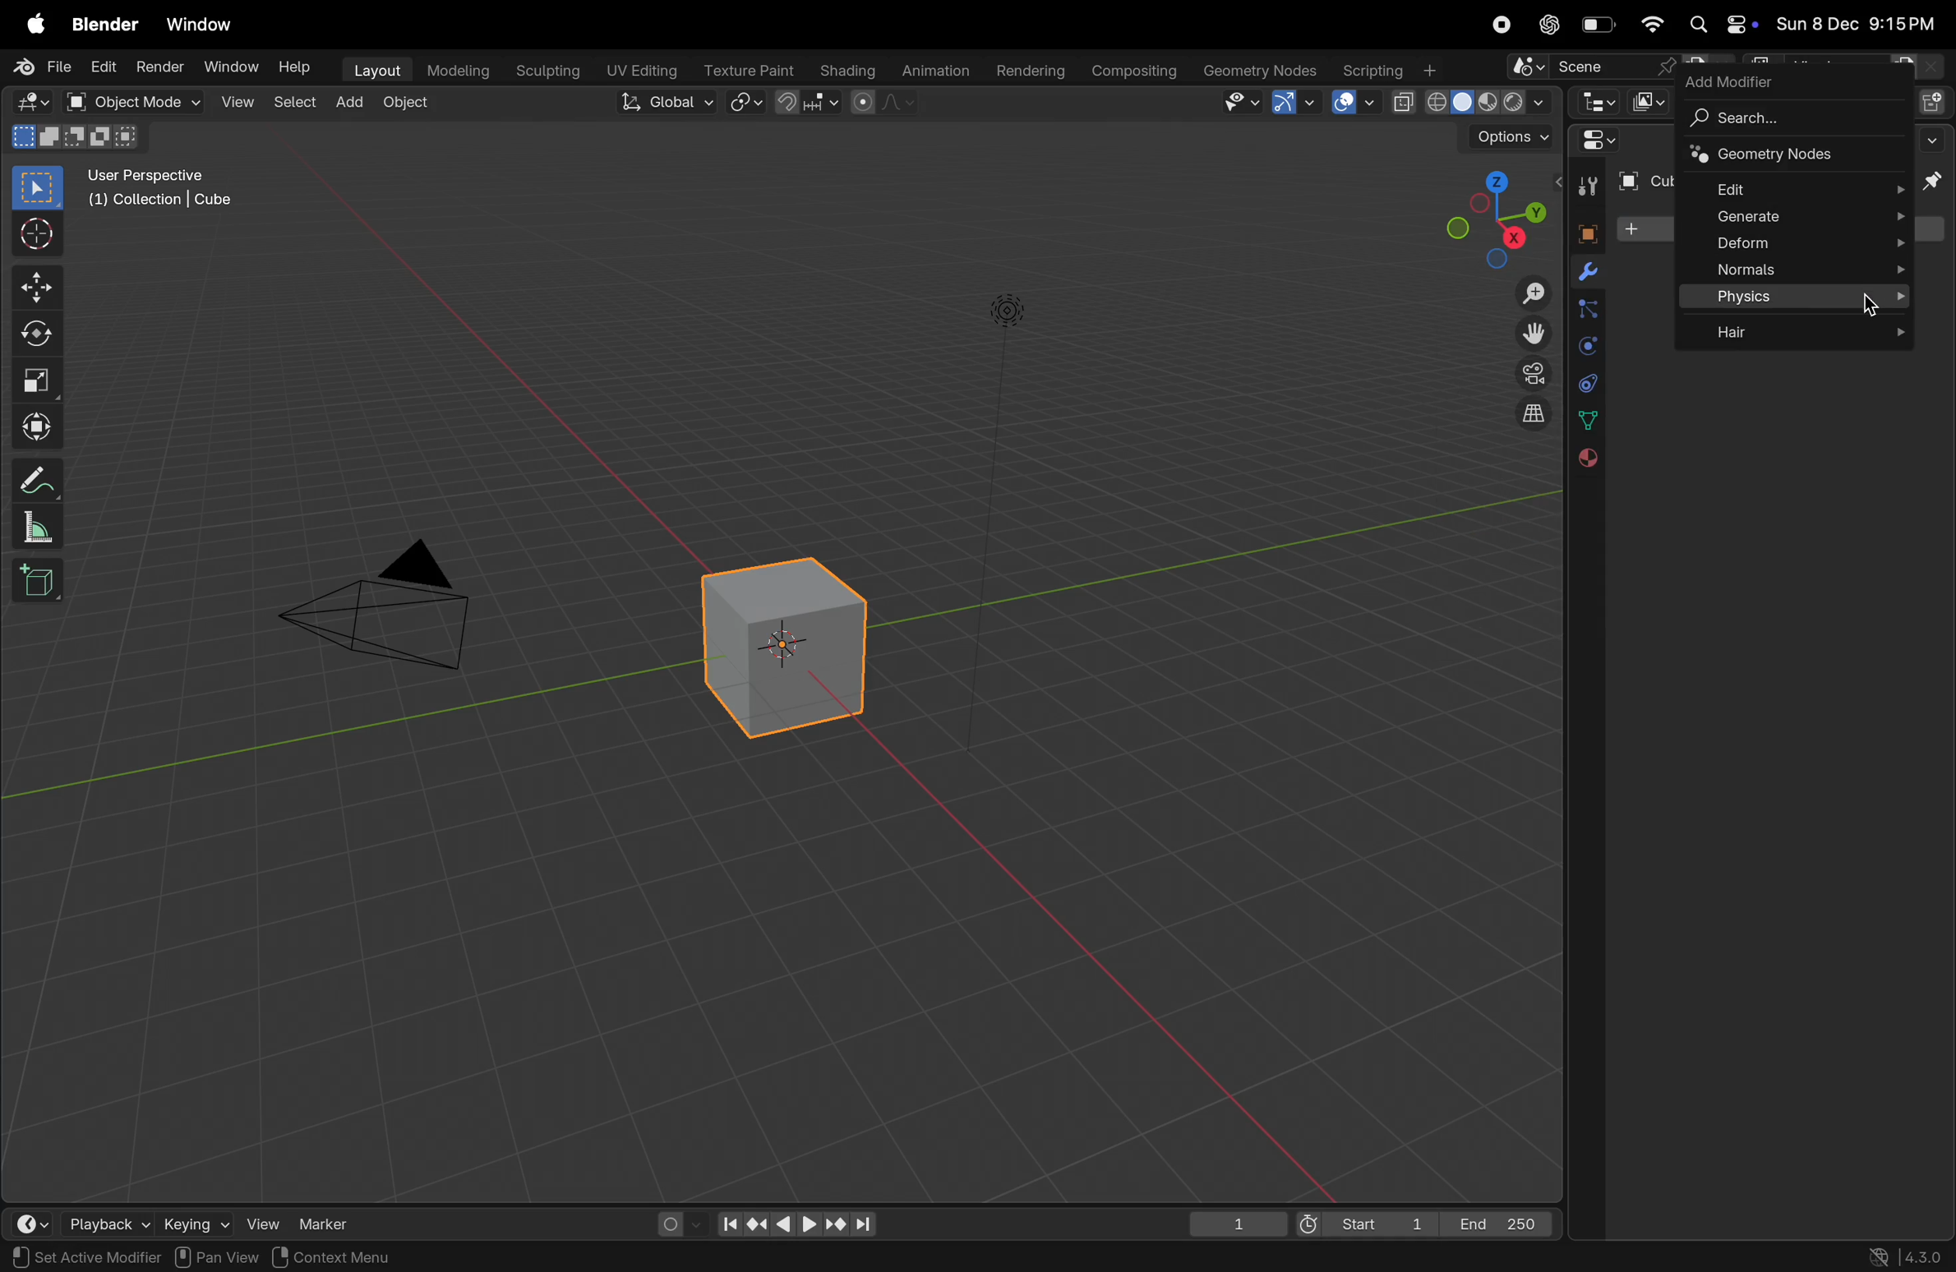 The image size is (1956, 1272). What do you see at coordinates (37, 25) in the screenshot?
I see `apple menu` at bounding box center [37, 25].